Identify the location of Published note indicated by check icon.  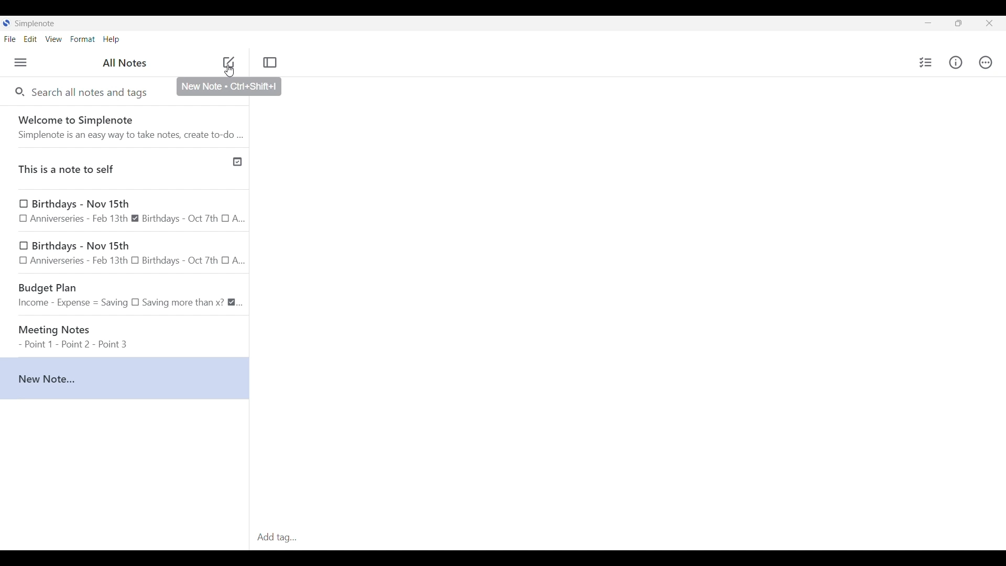
(125, 167).